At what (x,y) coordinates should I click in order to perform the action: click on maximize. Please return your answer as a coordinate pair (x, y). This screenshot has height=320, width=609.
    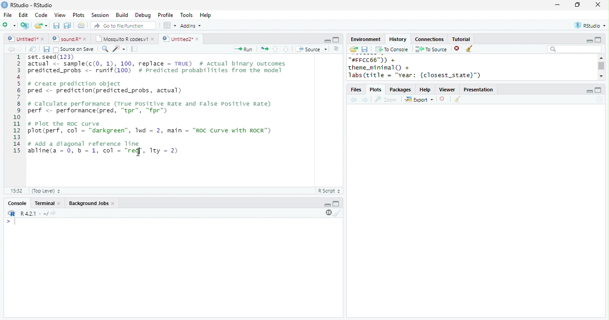
    Looking at the image, I should click on (336, 203).